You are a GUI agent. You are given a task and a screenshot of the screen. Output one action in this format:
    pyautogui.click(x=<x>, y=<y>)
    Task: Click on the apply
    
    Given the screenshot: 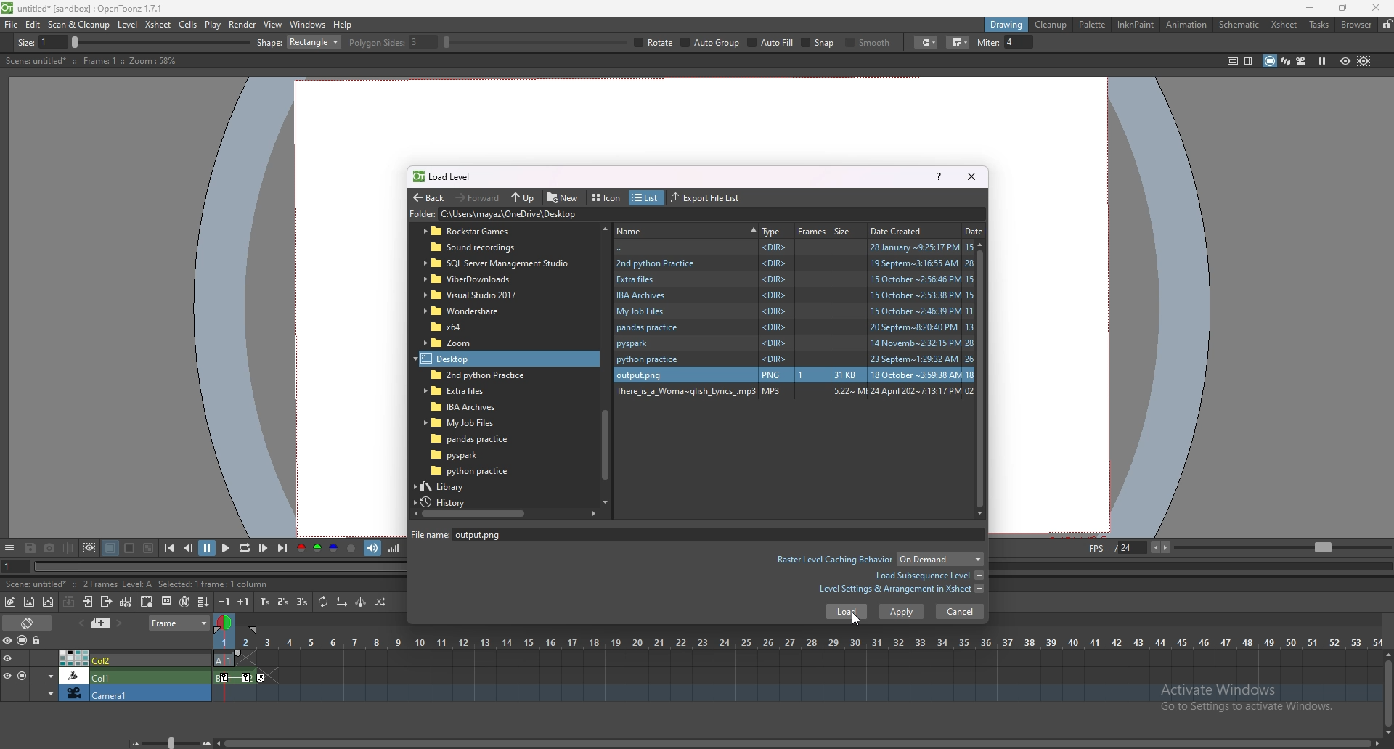 What is the action you would take?
    pyautogui.click(x=902, y=612)
    